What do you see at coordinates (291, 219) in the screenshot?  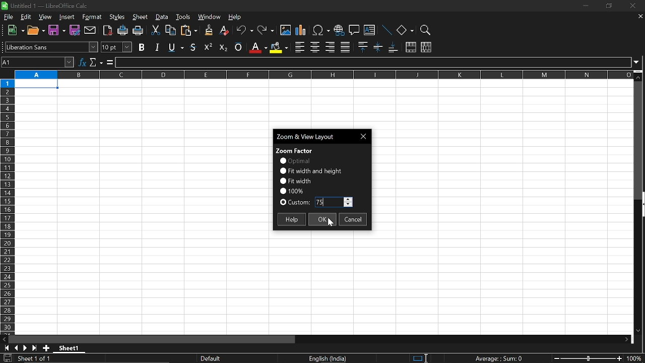 I see `help` at bounding box center [291, 219].